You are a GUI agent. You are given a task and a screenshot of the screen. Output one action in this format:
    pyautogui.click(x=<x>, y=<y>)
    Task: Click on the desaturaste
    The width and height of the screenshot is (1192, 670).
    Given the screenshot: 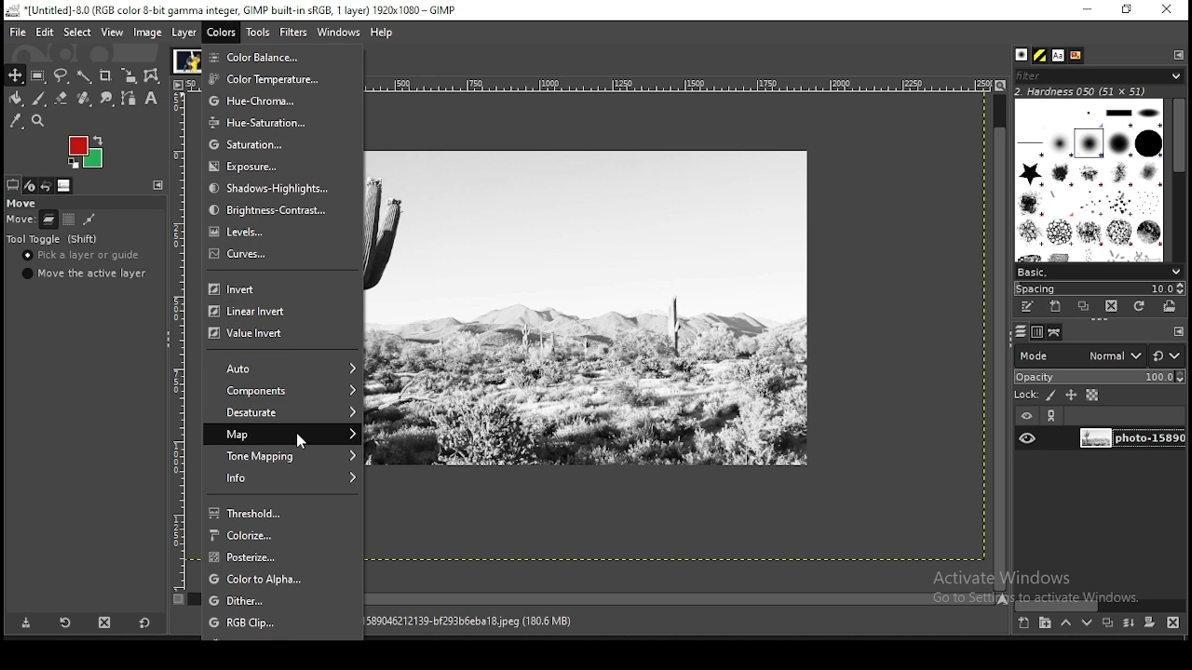 What is the action you would take?
    pyautogui.click(x=284, y=413)
    